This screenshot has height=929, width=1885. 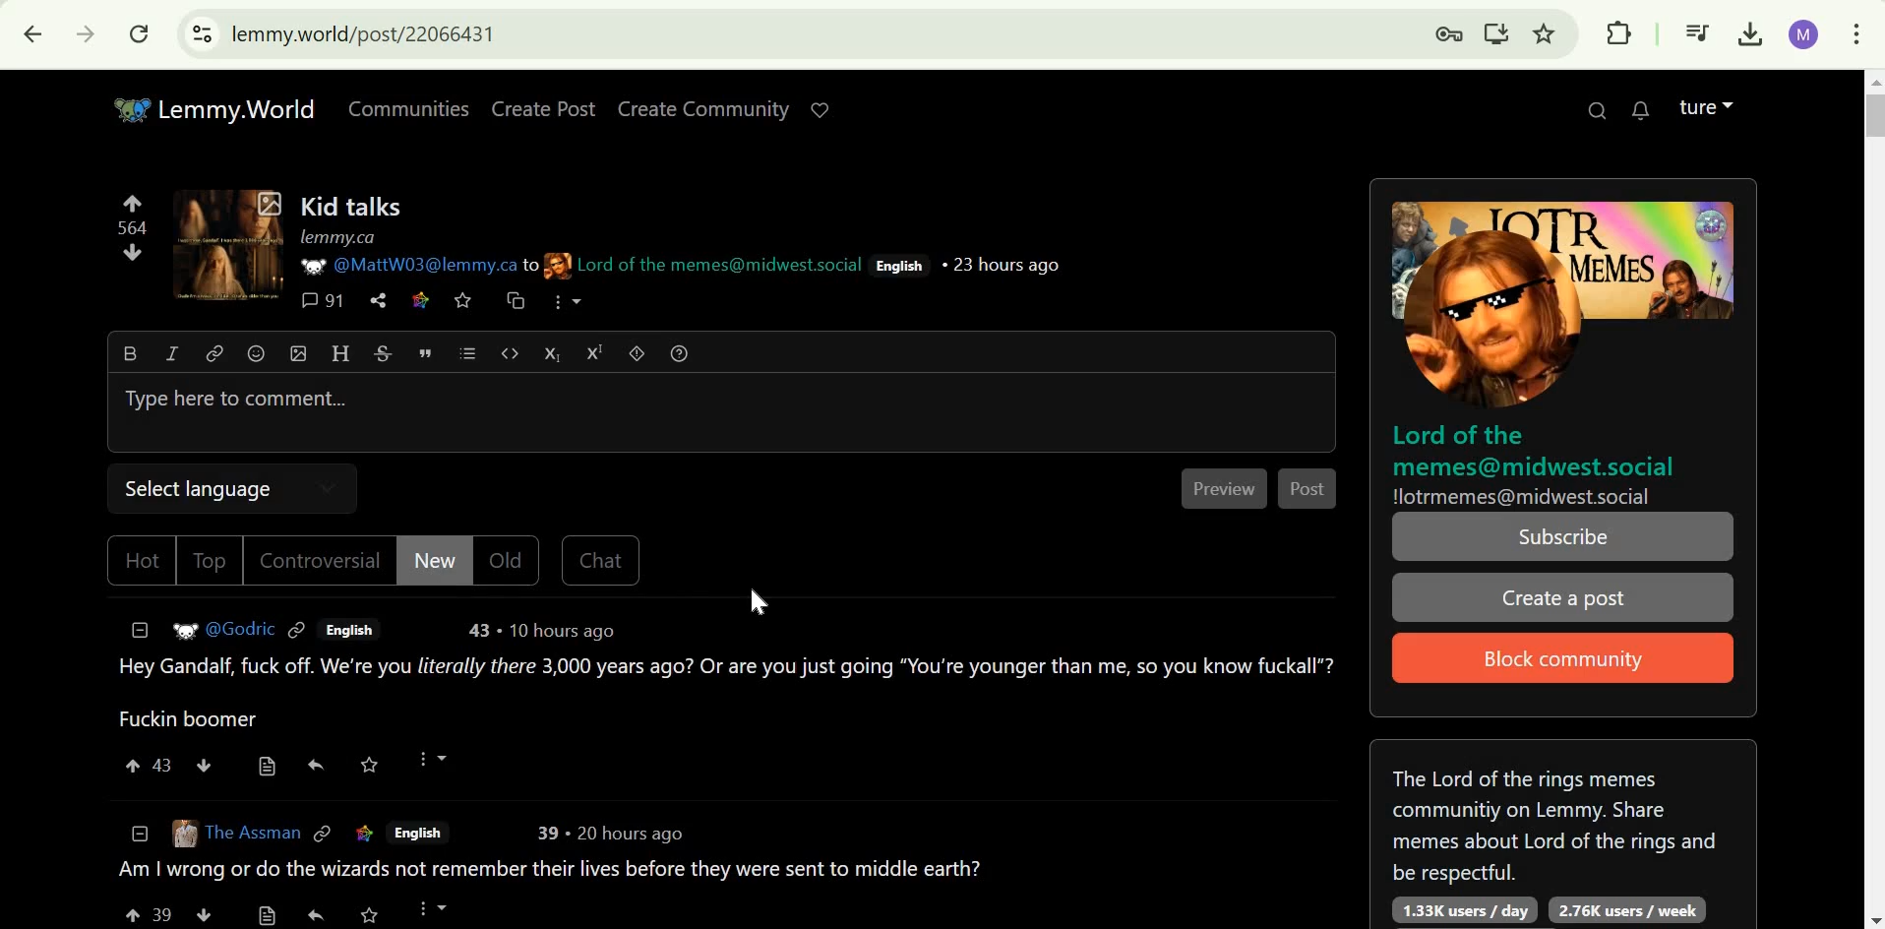 What do you see at coordinates (337, 237) in the screenshot?
I see `lemmy.ca` at bounding box center [337, 237].